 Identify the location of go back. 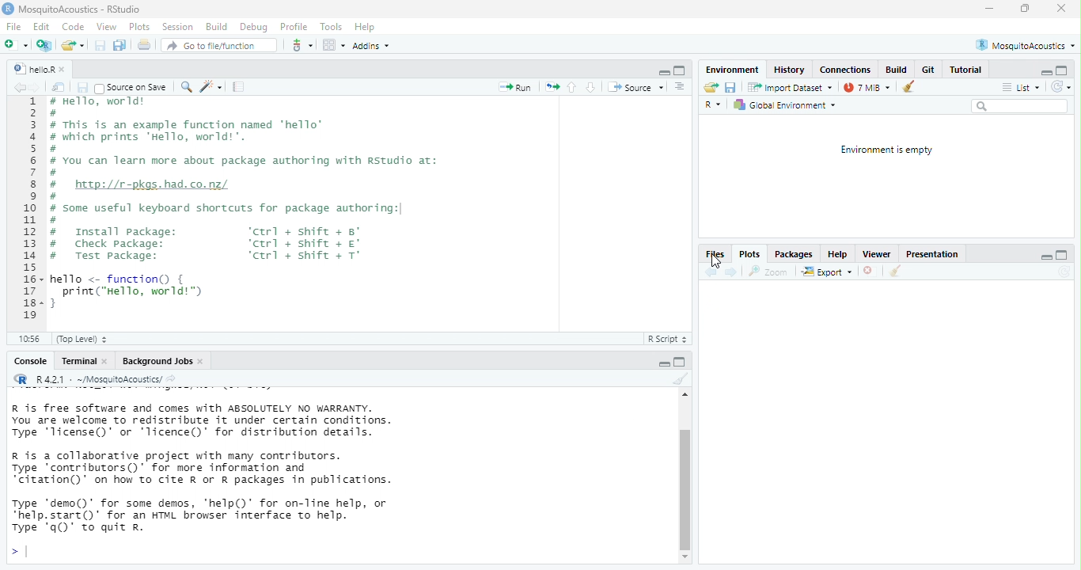
(711, 273).